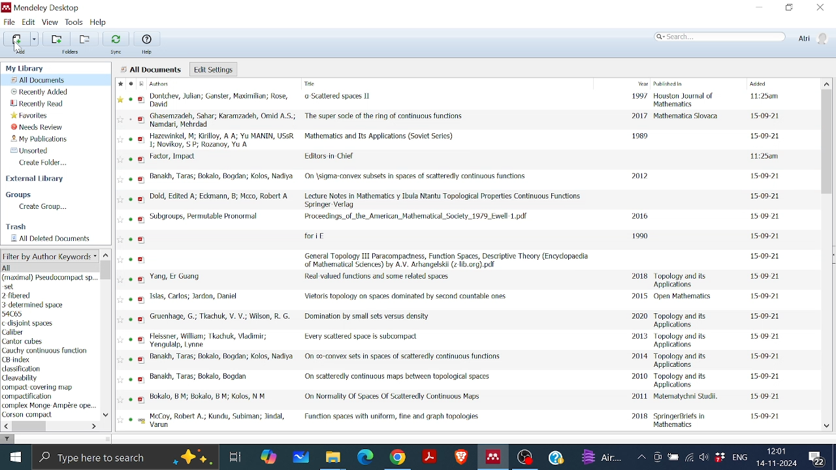 This screenshot has width=836, height=470. What do you see at coordinates (121, 240) in the screenshot?
I see `Favourite` at bounding box center [121, 240].